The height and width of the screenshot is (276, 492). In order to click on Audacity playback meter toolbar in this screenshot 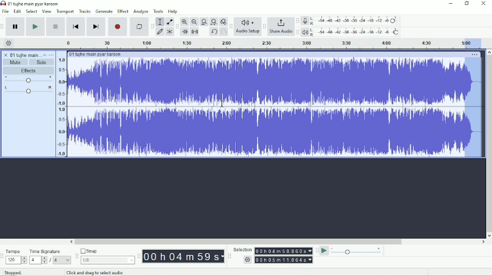, I will do `click(298, 32)`.